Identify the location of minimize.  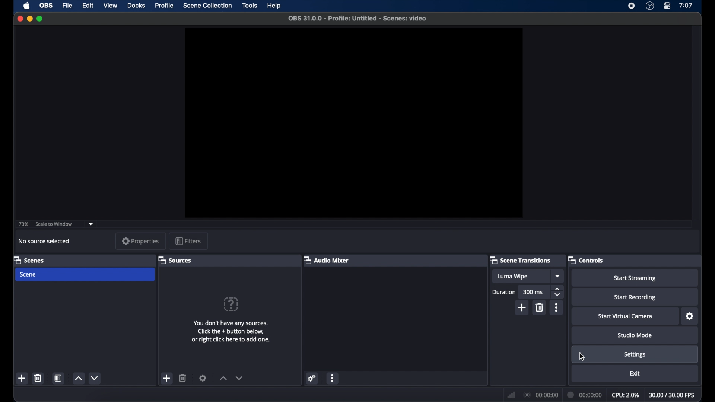
(29, 19).